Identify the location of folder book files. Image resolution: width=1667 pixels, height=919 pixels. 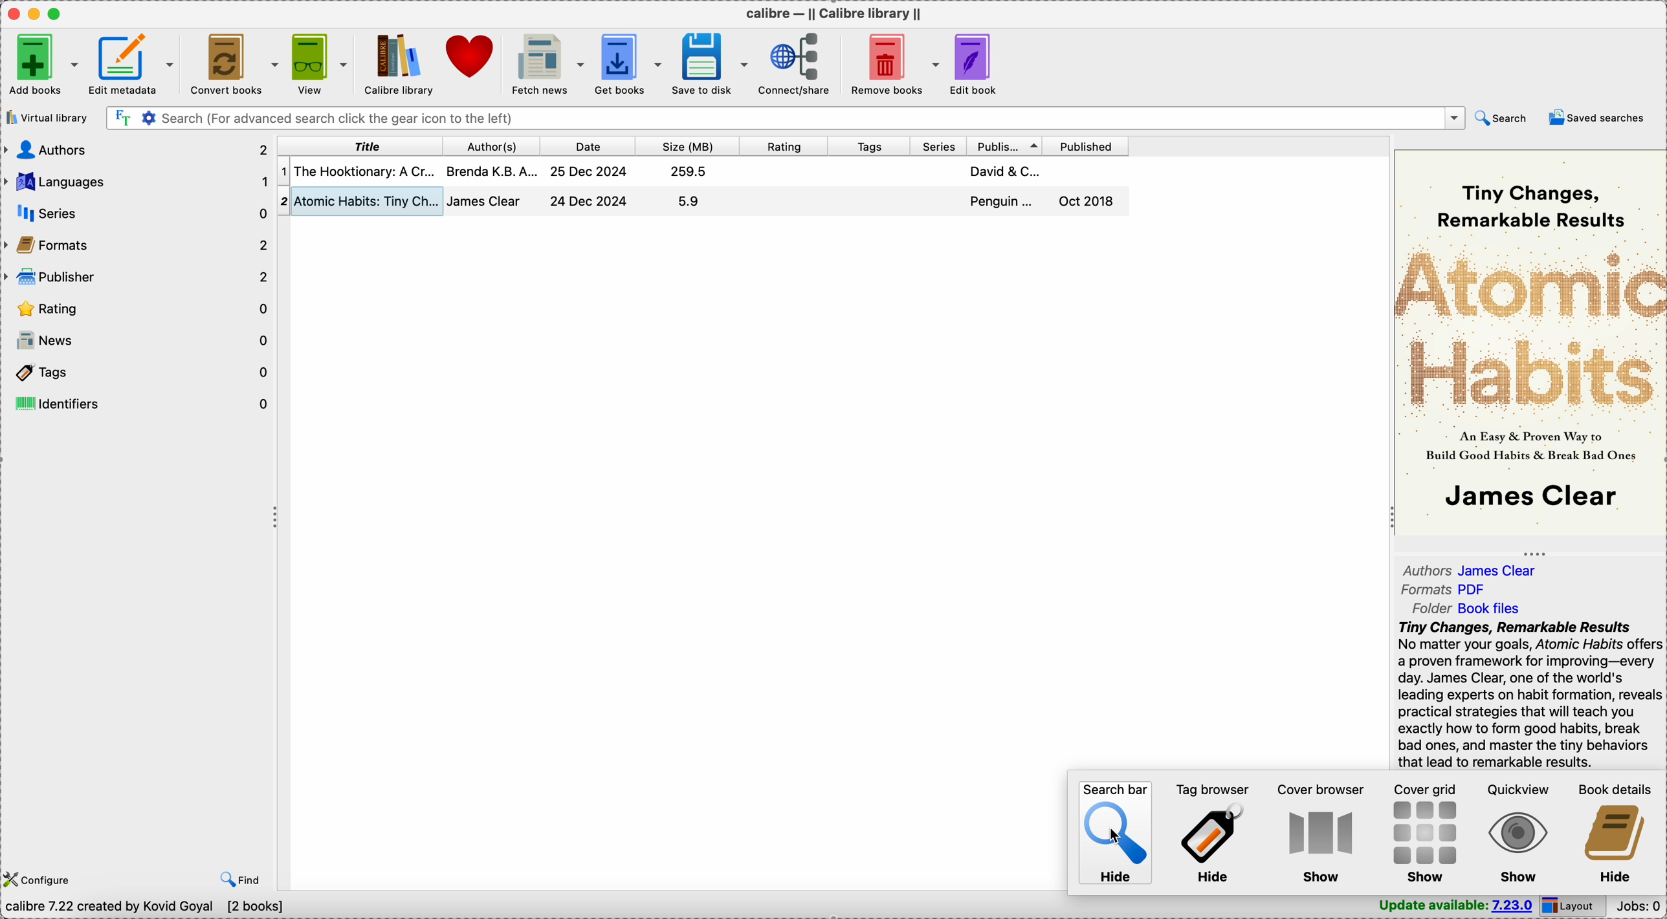
(1467, 609).